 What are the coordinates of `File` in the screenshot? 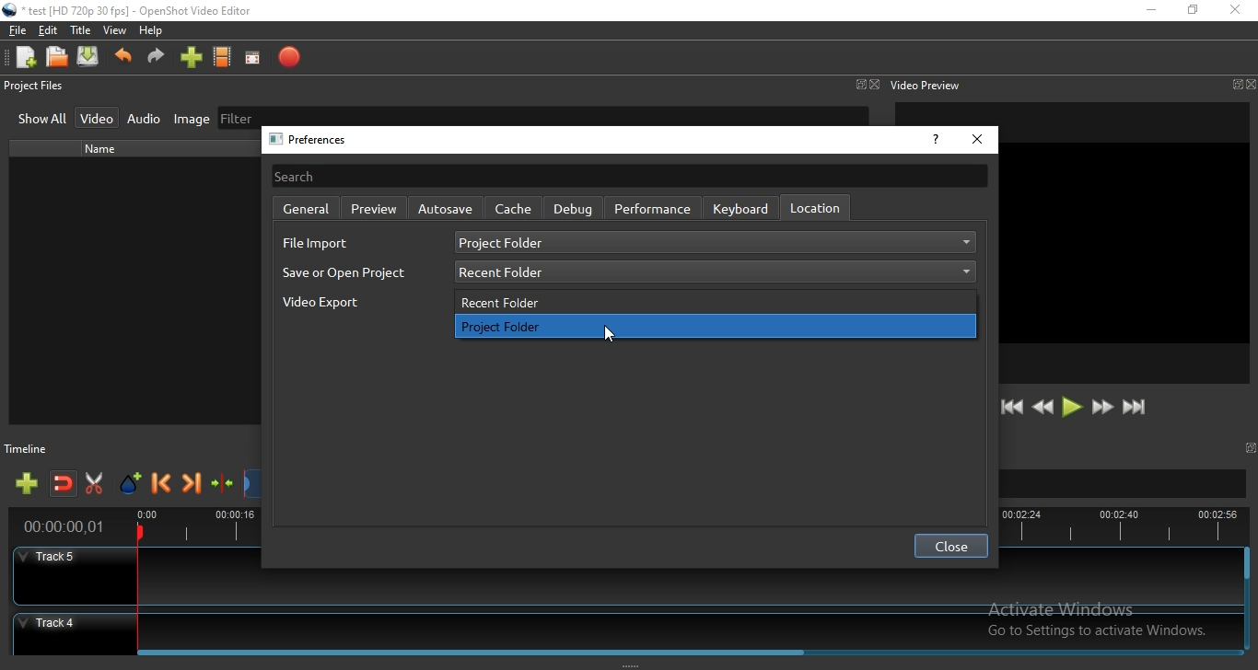 It's located at (15, 30).